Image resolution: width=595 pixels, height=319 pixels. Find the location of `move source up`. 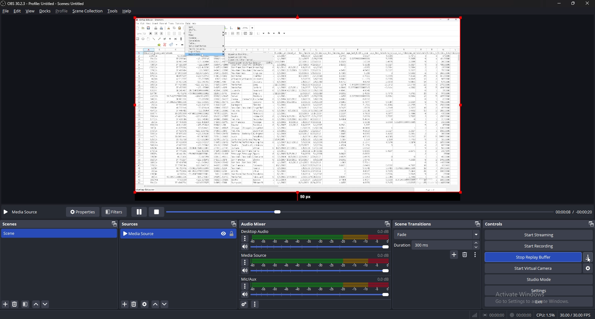

move source up is located at coordinates (156, 304).